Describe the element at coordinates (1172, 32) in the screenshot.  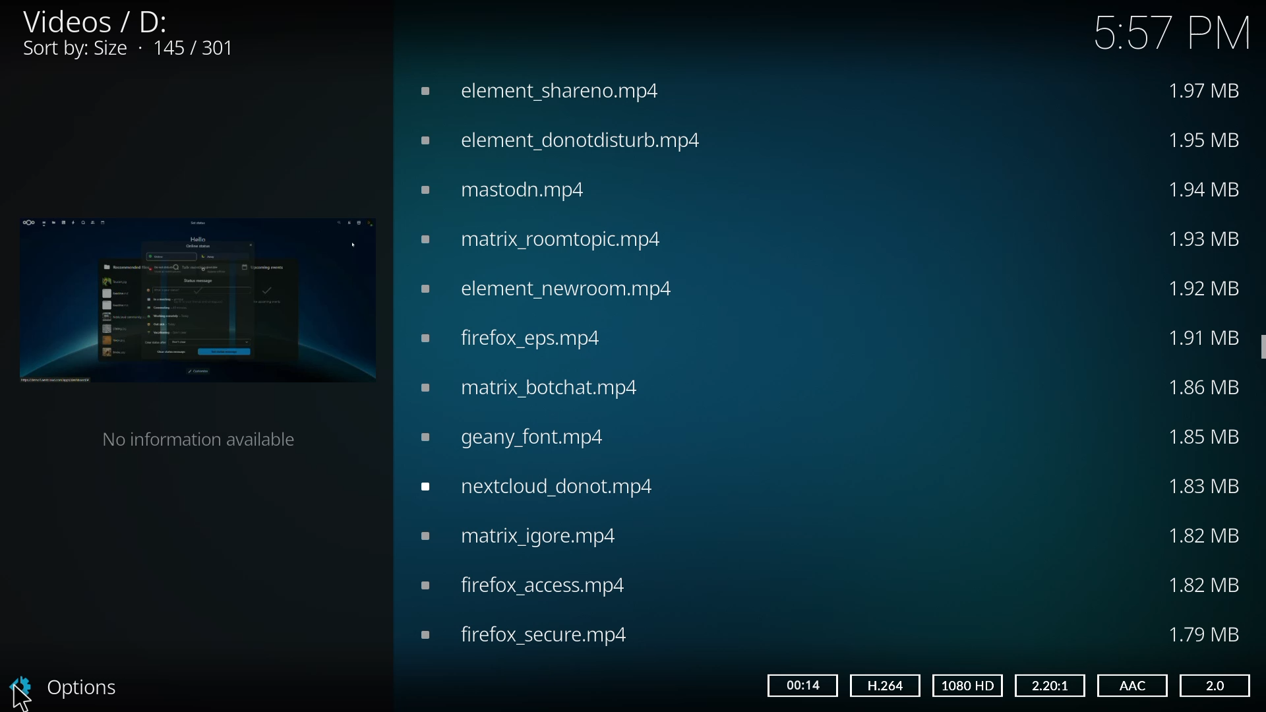
I see `time` at that location.